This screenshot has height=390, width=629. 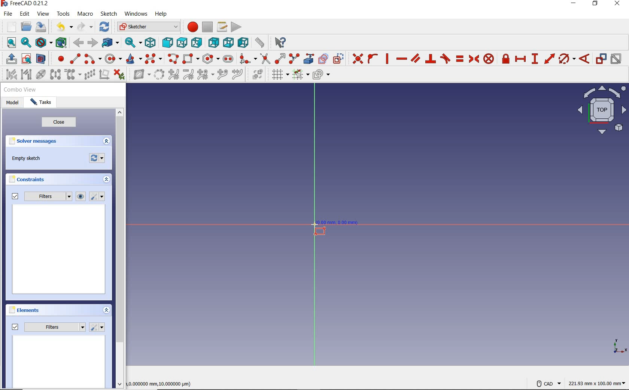 What do you see at coordinates (147, 27) in the screenshot?
I see `switch between workbenches` at bounding box center [147, 27].